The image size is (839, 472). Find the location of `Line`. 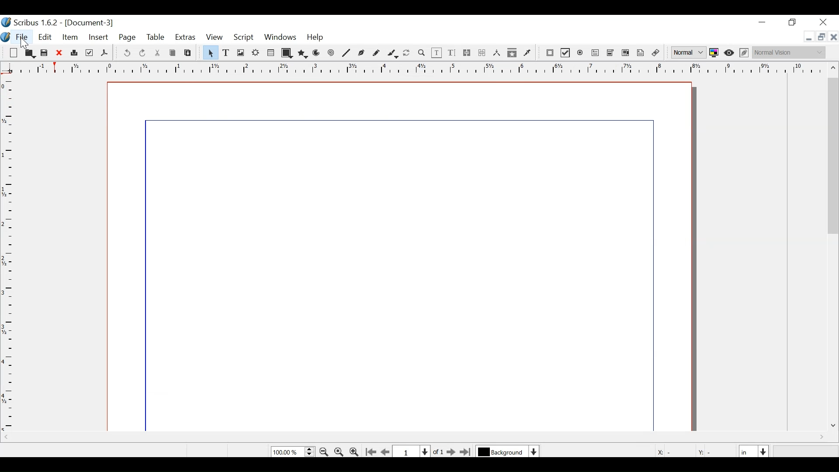

Line is located at coordinates (347, 54).